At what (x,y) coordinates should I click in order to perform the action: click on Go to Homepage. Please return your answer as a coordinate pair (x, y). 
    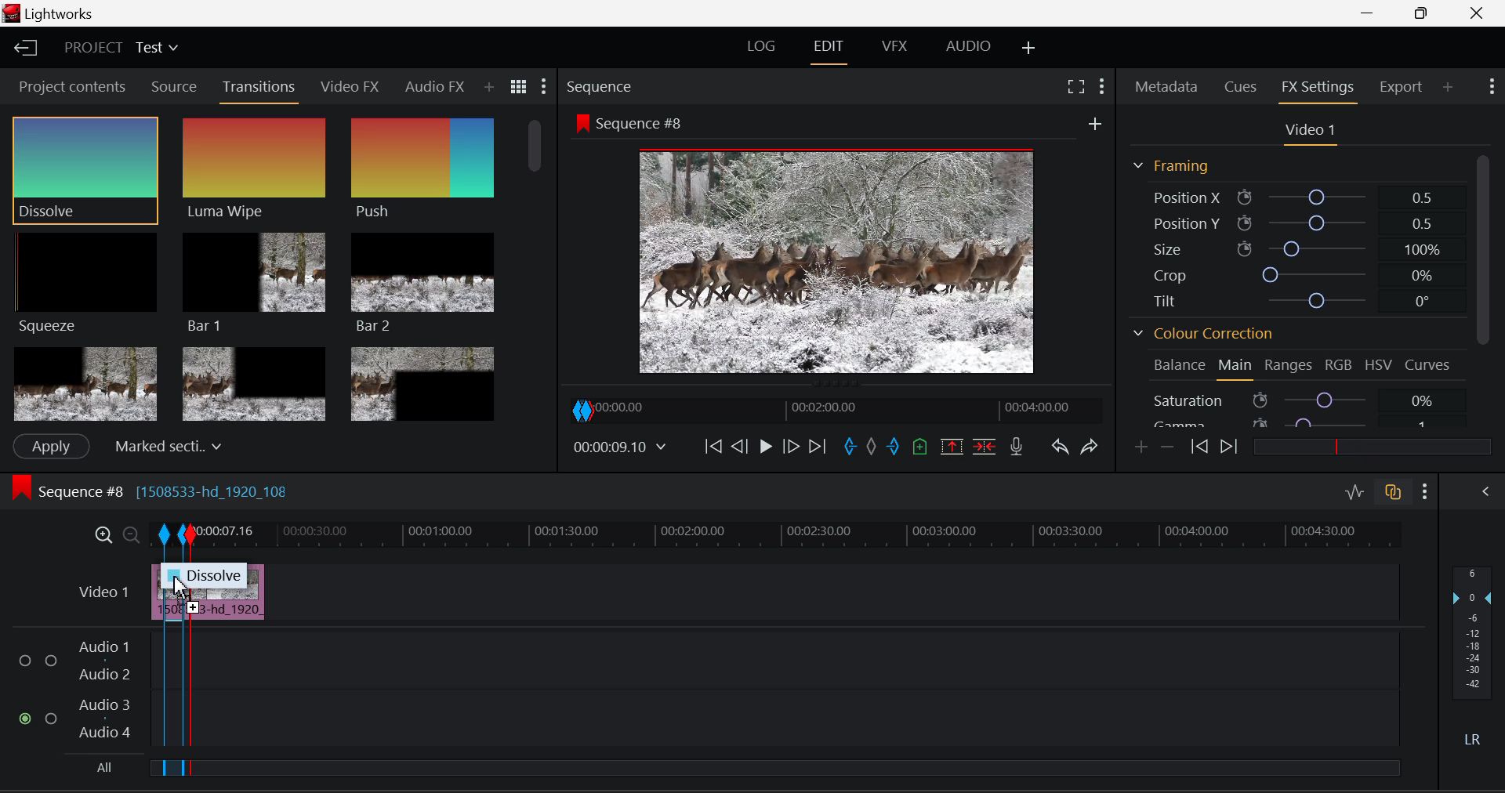
    Looking at the image, I should click on (27, 49).